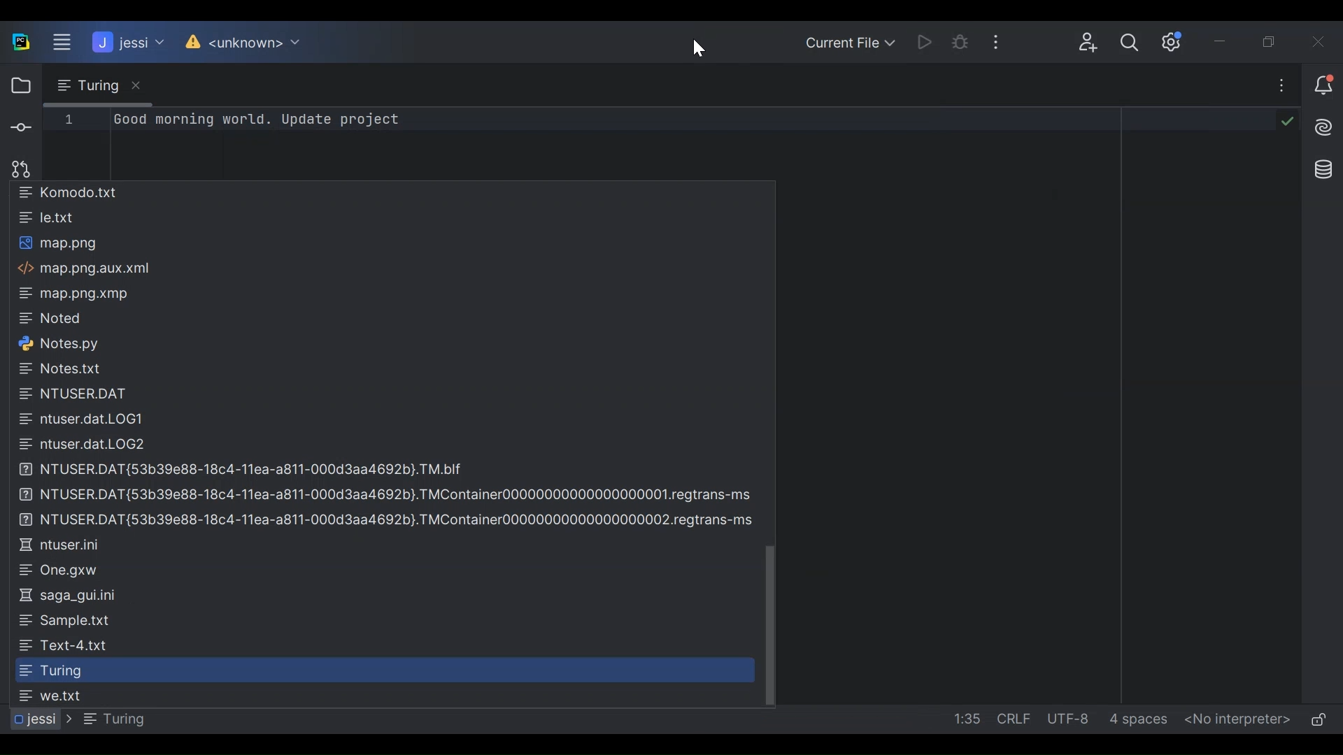 Image resolution: width=1343 pixels, height=755 pixels. What do you see at coordinates (1320, 168) in the screenshot?
I see `Database` at bounding box center [1320, 168].